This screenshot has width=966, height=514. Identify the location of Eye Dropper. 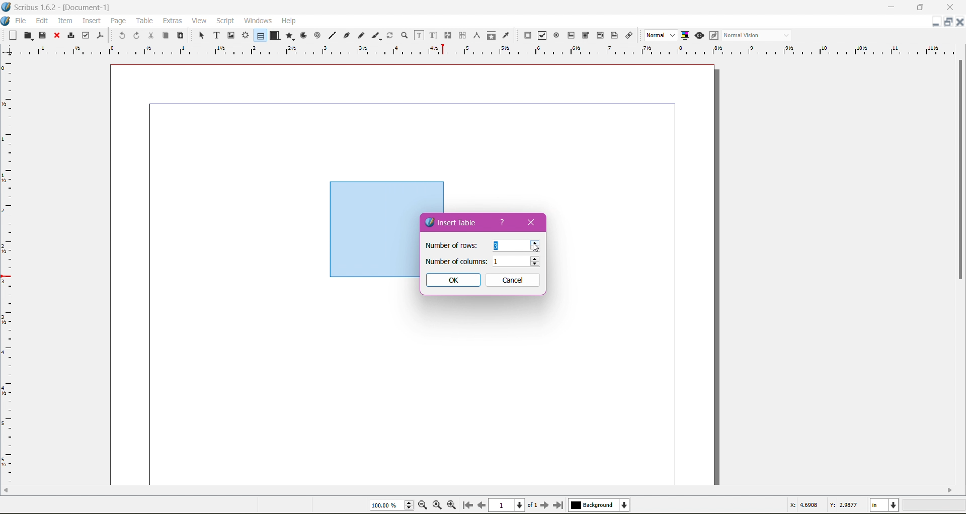
(505, 35).